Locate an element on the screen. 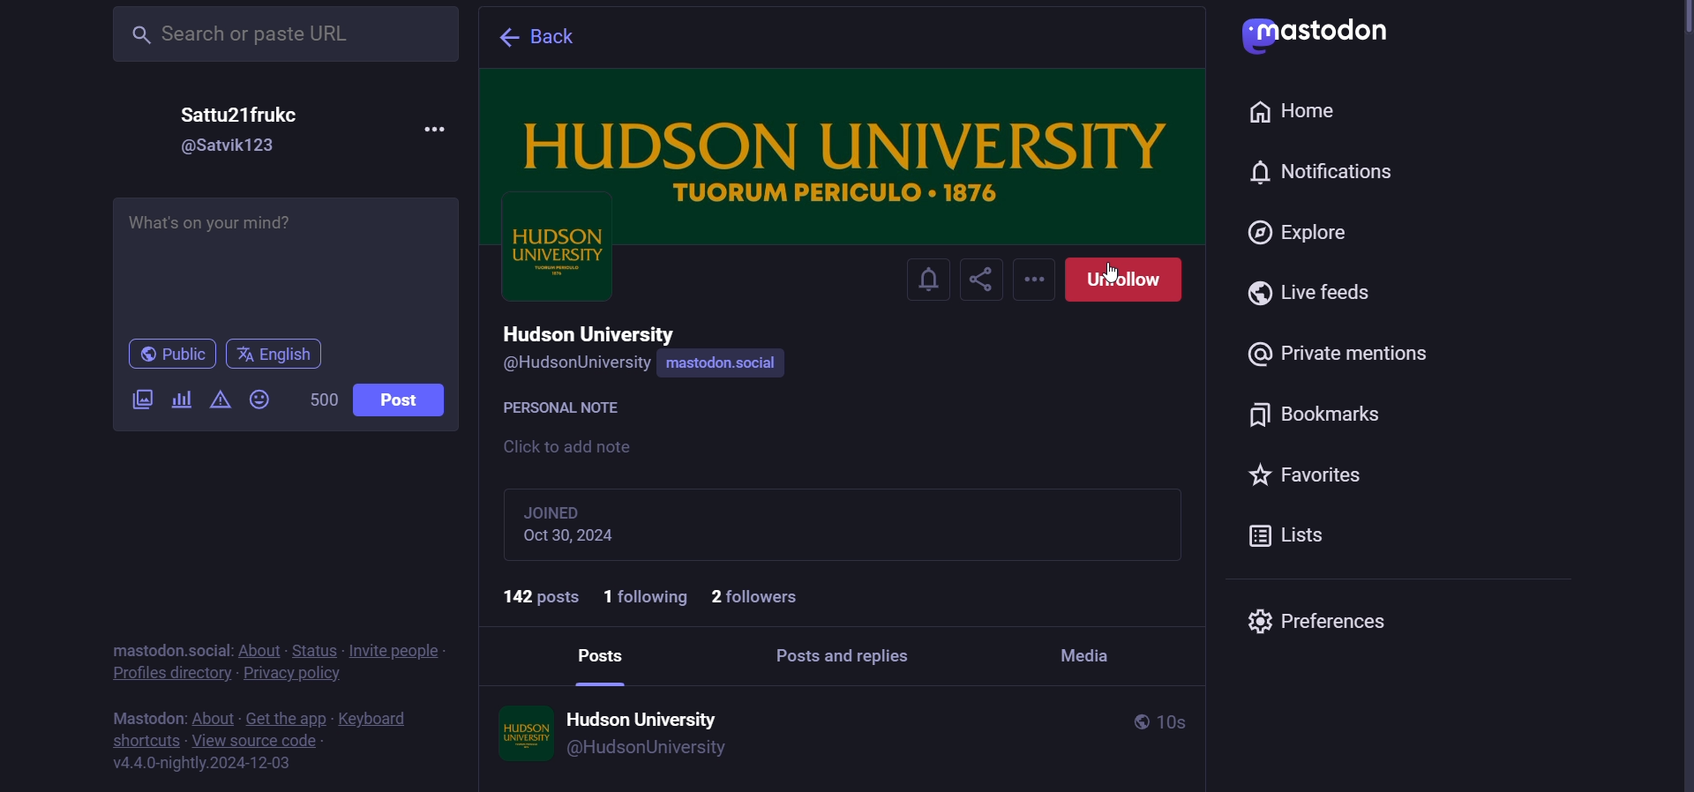  posts and replies is located at coordinates (850, 654).